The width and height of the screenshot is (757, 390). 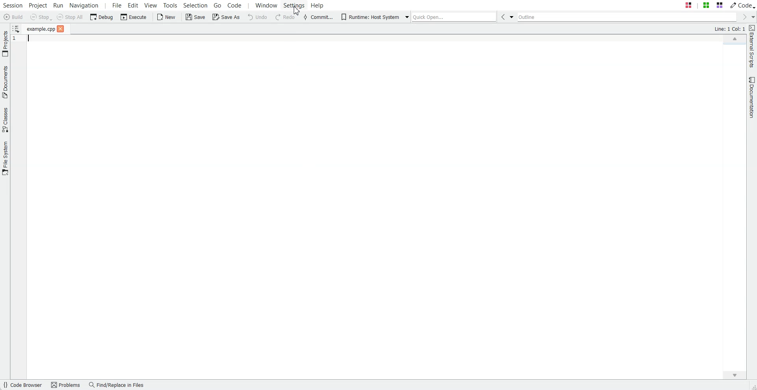 What do you see at coordinates (5, 121) in the screenshot?
I see `Classes` at bounding box center [5, 121].